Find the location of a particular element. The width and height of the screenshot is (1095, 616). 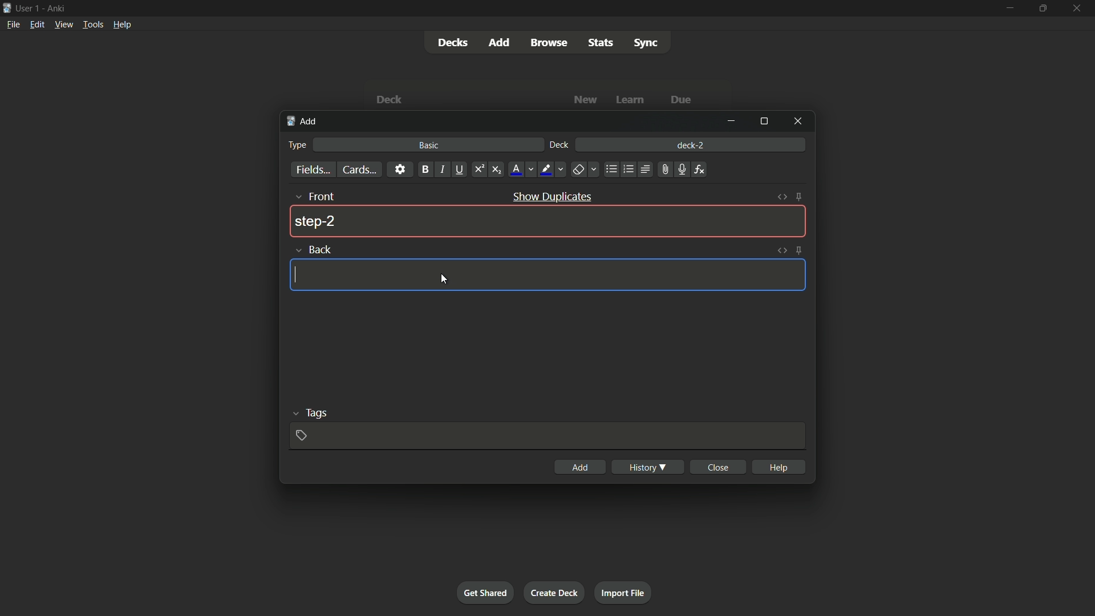

equations is located at coordinates (701, 170).